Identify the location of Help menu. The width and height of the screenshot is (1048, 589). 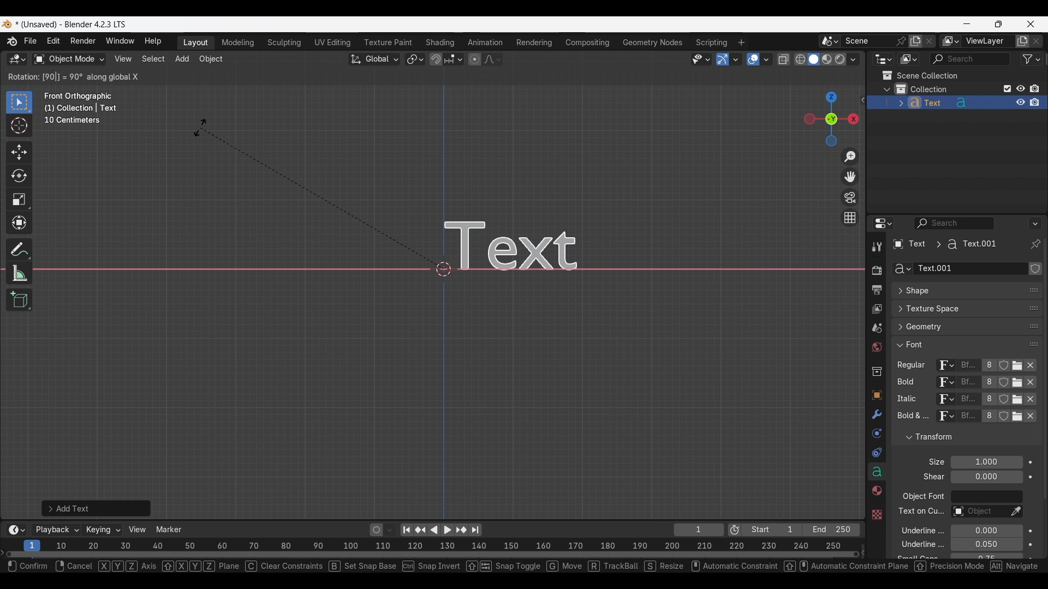
(152, 41).